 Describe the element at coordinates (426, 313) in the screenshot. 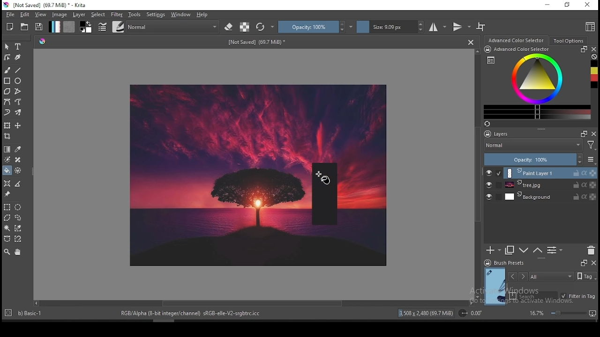

I see `13,508 x 2,480 (68.1 MiB)` at that location.